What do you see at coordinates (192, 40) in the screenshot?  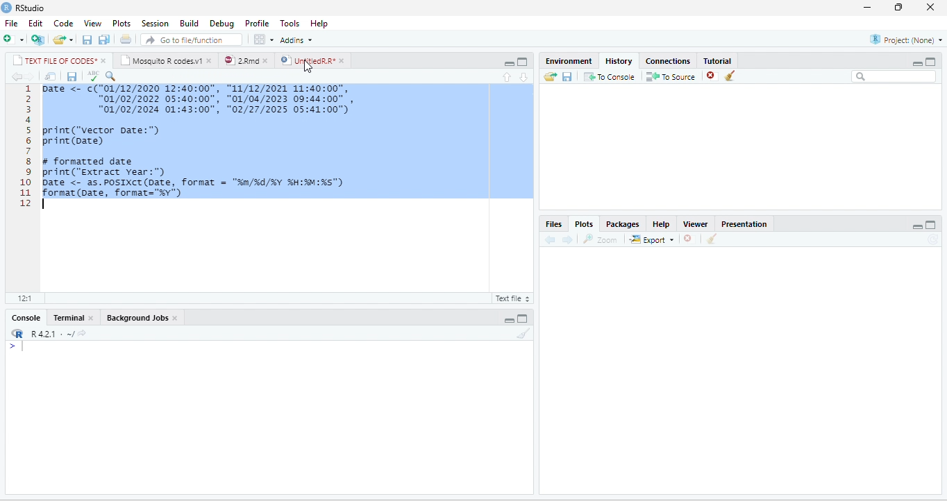 I see `search file` at bounding box center [192, 40].